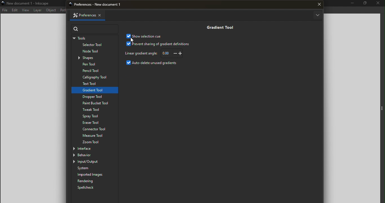  I want to click on Node, so click(96, 52).